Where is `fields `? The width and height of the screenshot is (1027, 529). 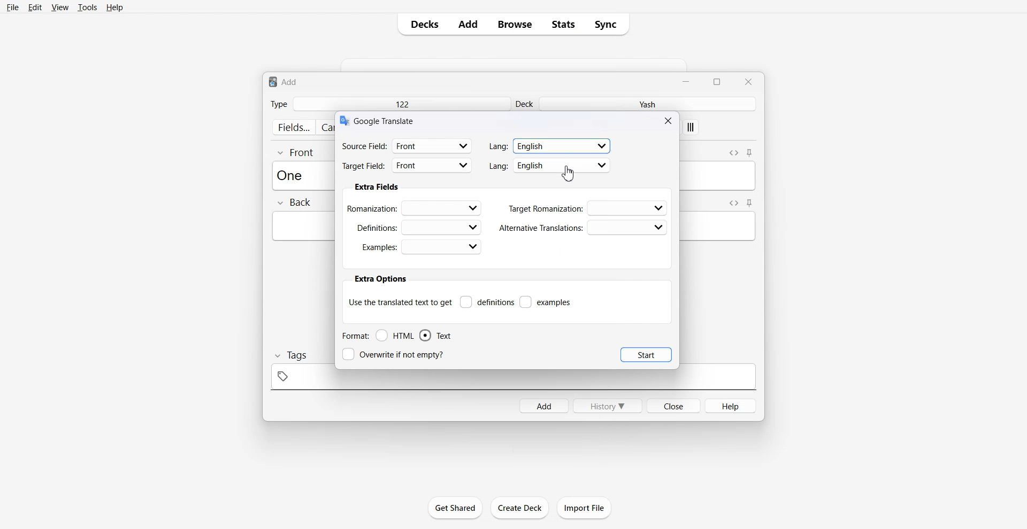
fields  is located at coordinates (293, 127).